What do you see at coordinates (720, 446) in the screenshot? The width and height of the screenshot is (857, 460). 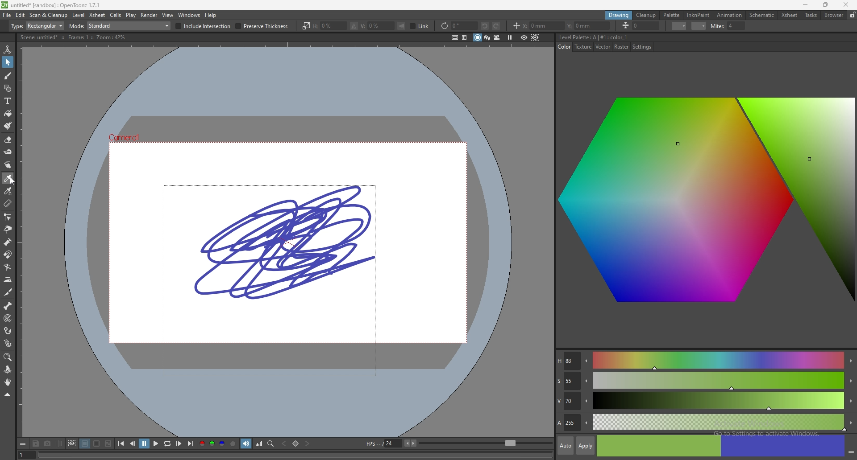 I see `color preview` at bounding box center [720, 446].